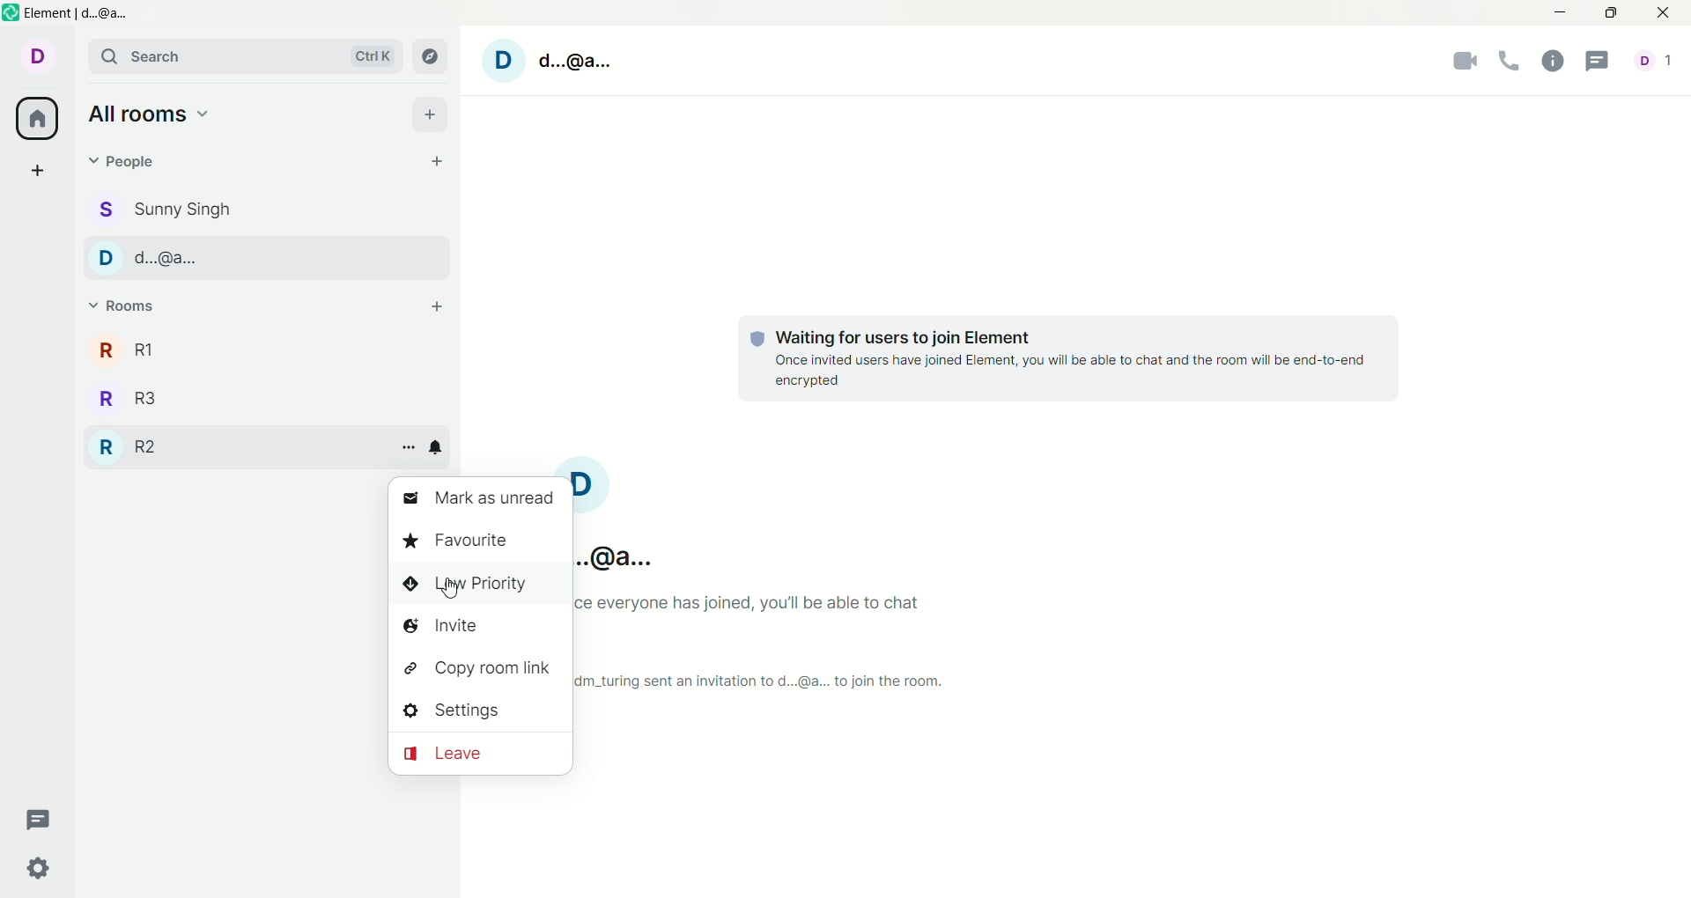 The height and width of the screenshot is (898, 1691). What do you see at coordinates (39, 58) in the screenshot?
I see `account` at bounding box center [39, 58].